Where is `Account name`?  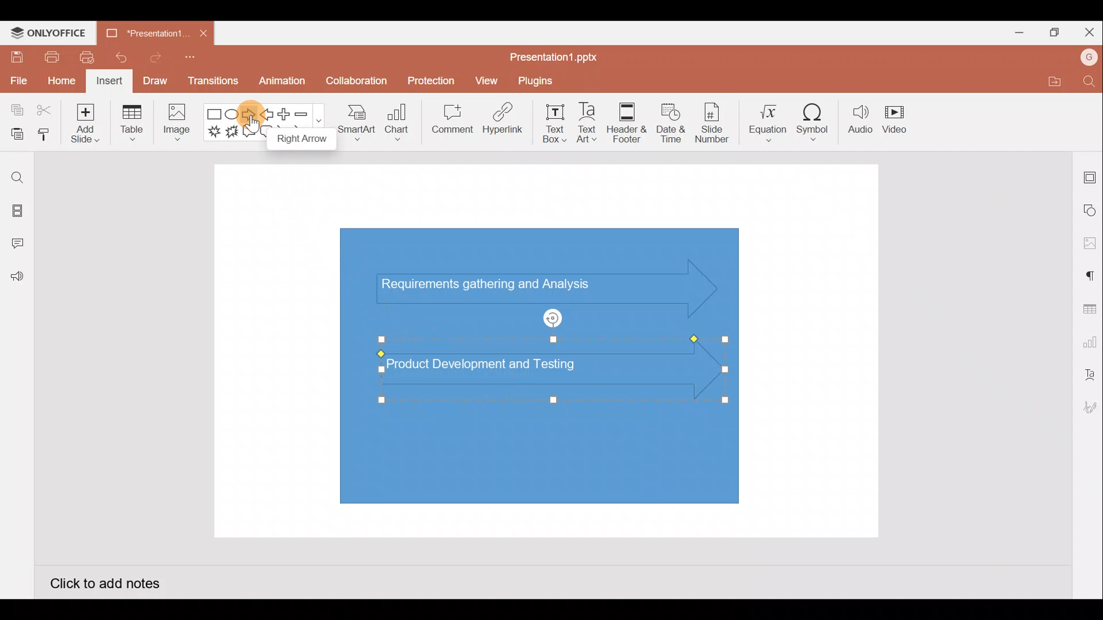
Account name is located at coordinates (1089, 57).